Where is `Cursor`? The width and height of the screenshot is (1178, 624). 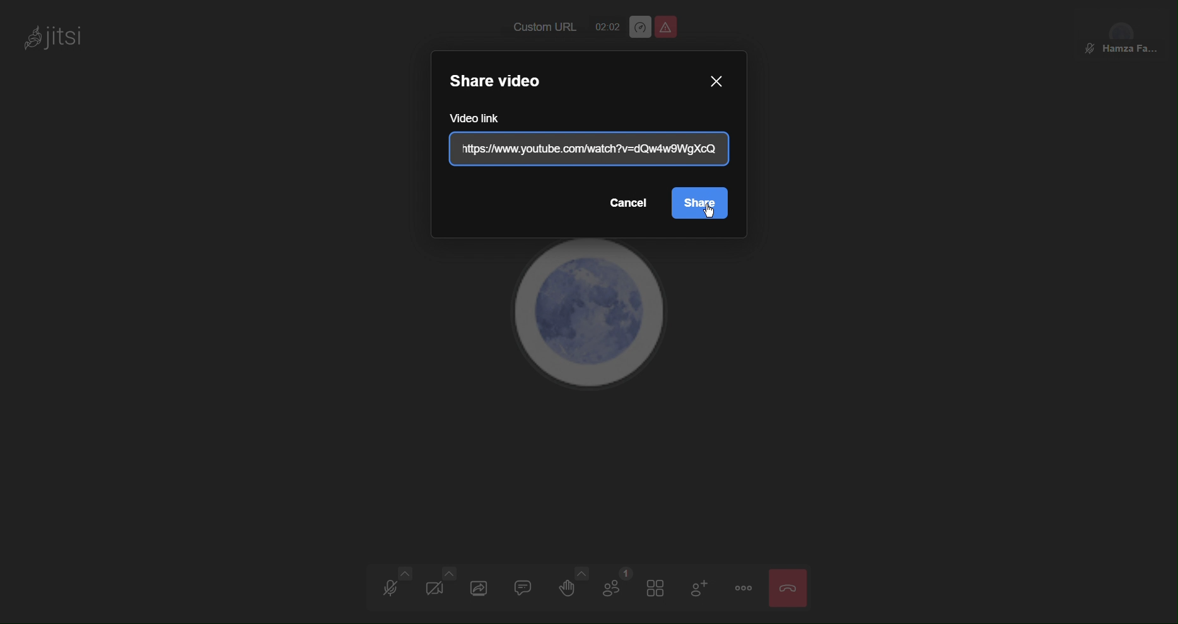
Cursor is located at coordinates (700, 203).